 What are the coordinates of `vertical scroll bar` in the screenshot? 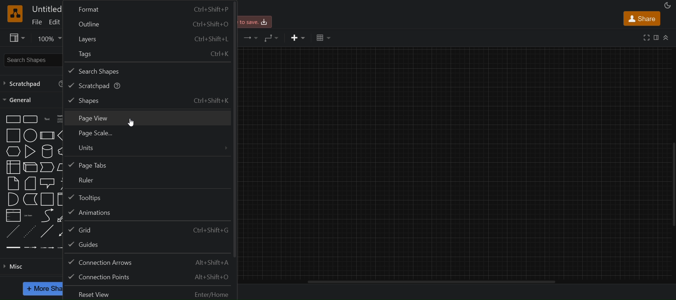 It's located at (431, 282).